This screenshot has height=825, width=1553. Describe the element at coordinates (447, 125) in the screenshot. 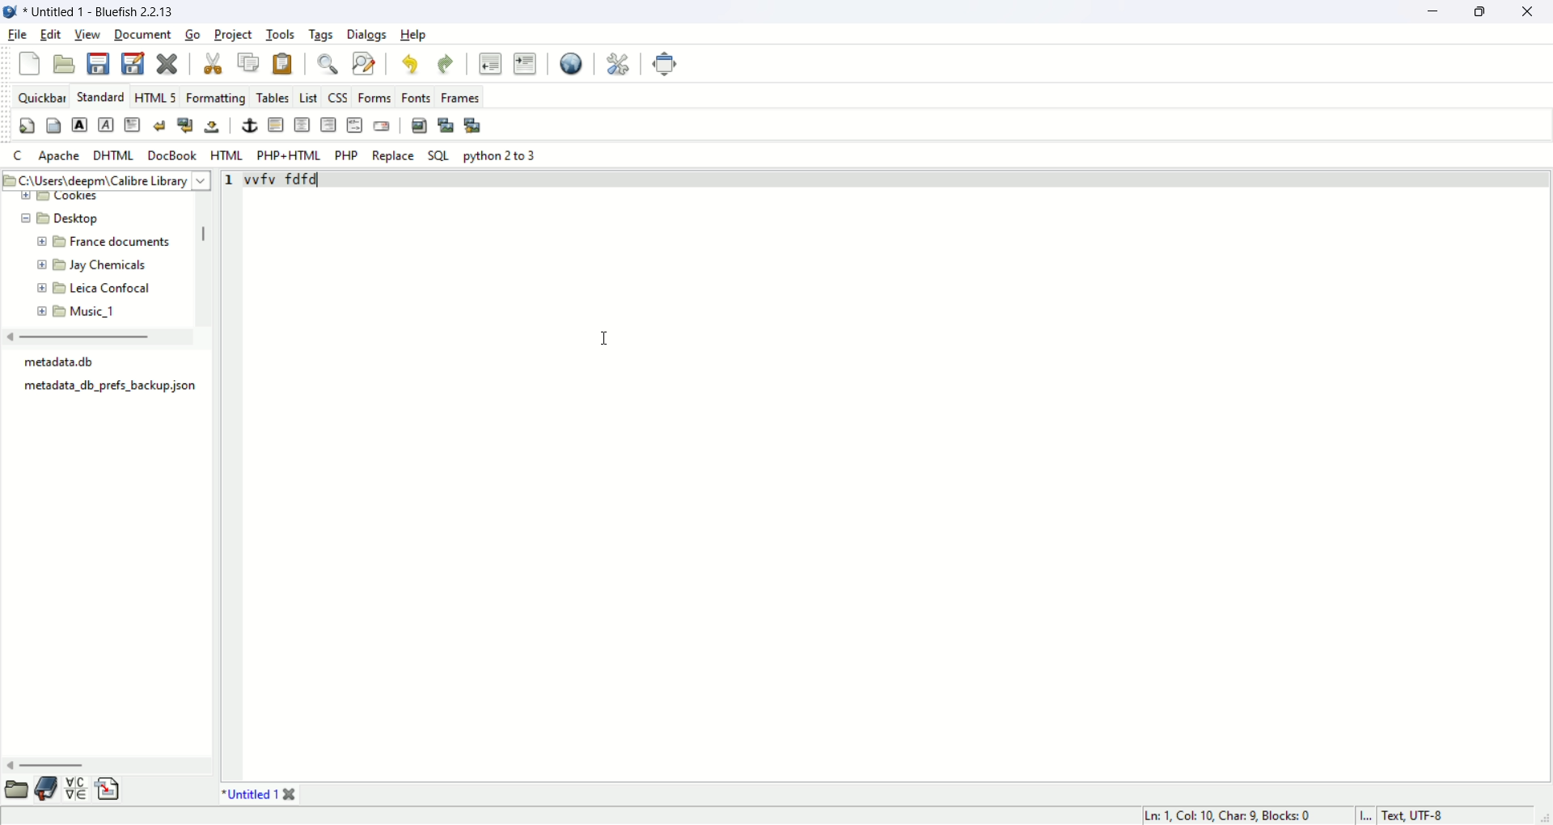

I see `insert thumbnail` at that location.